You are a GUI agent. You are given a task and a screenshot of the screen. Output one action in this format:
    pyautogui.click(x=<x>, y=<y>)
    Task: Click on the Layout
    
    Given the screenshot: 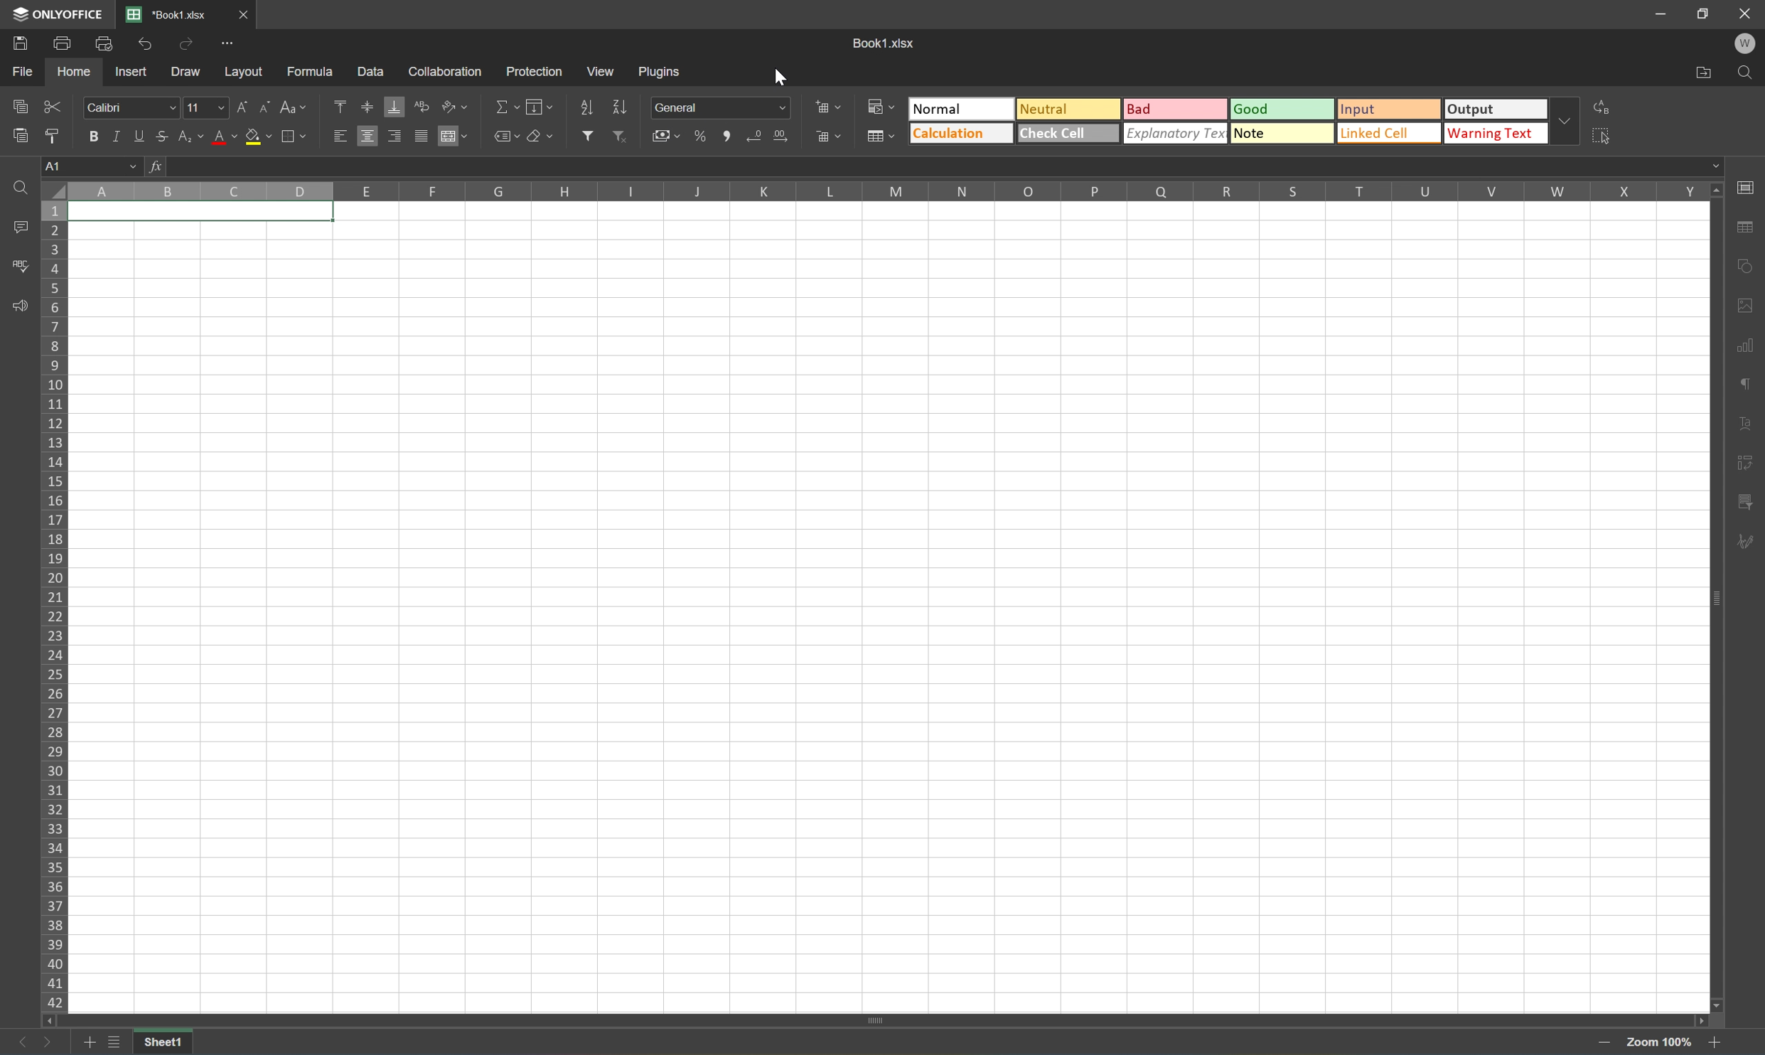 What is the action you would take?
    pyautogui.click(x=243, y=73)
    